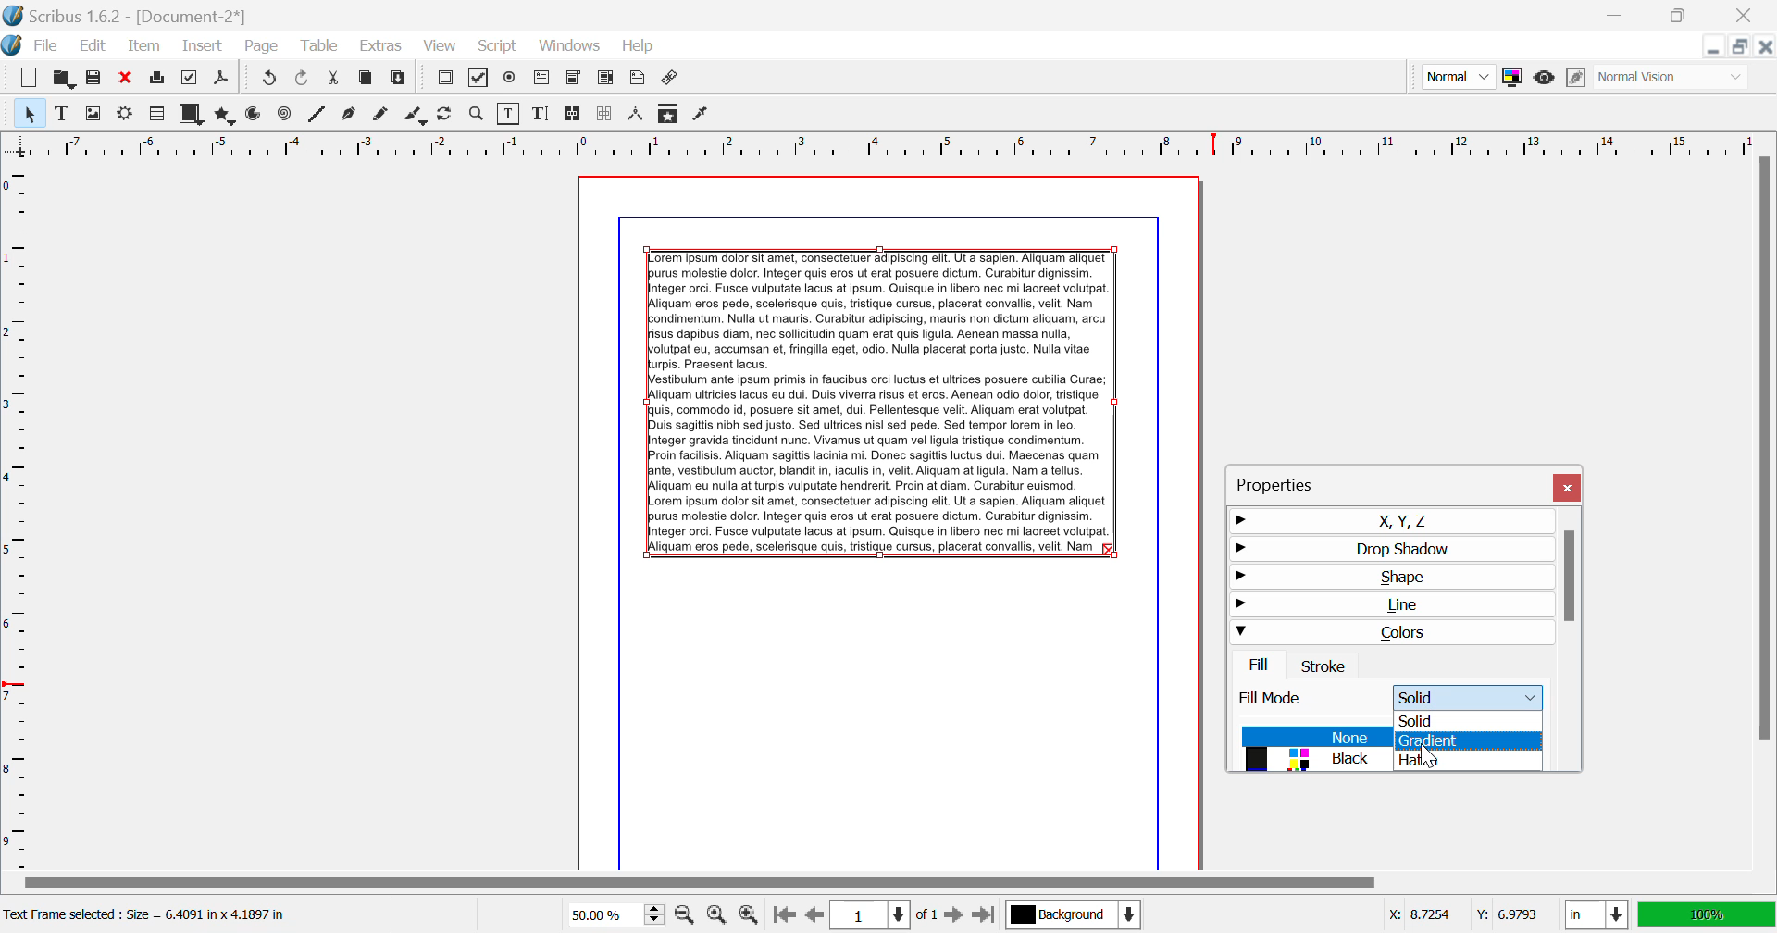 This screenshot has width=1777, height=933. I want to click on Cursor Position, so click(1425, 751).